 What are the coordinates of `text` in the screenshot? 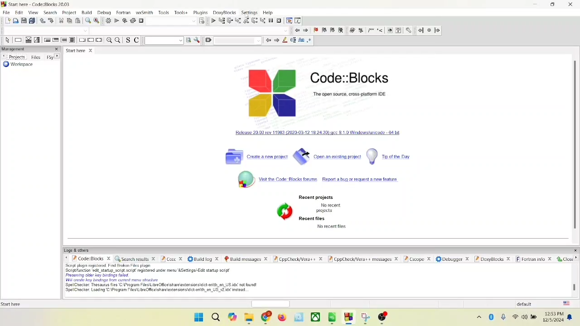 It's located at (331, 227).